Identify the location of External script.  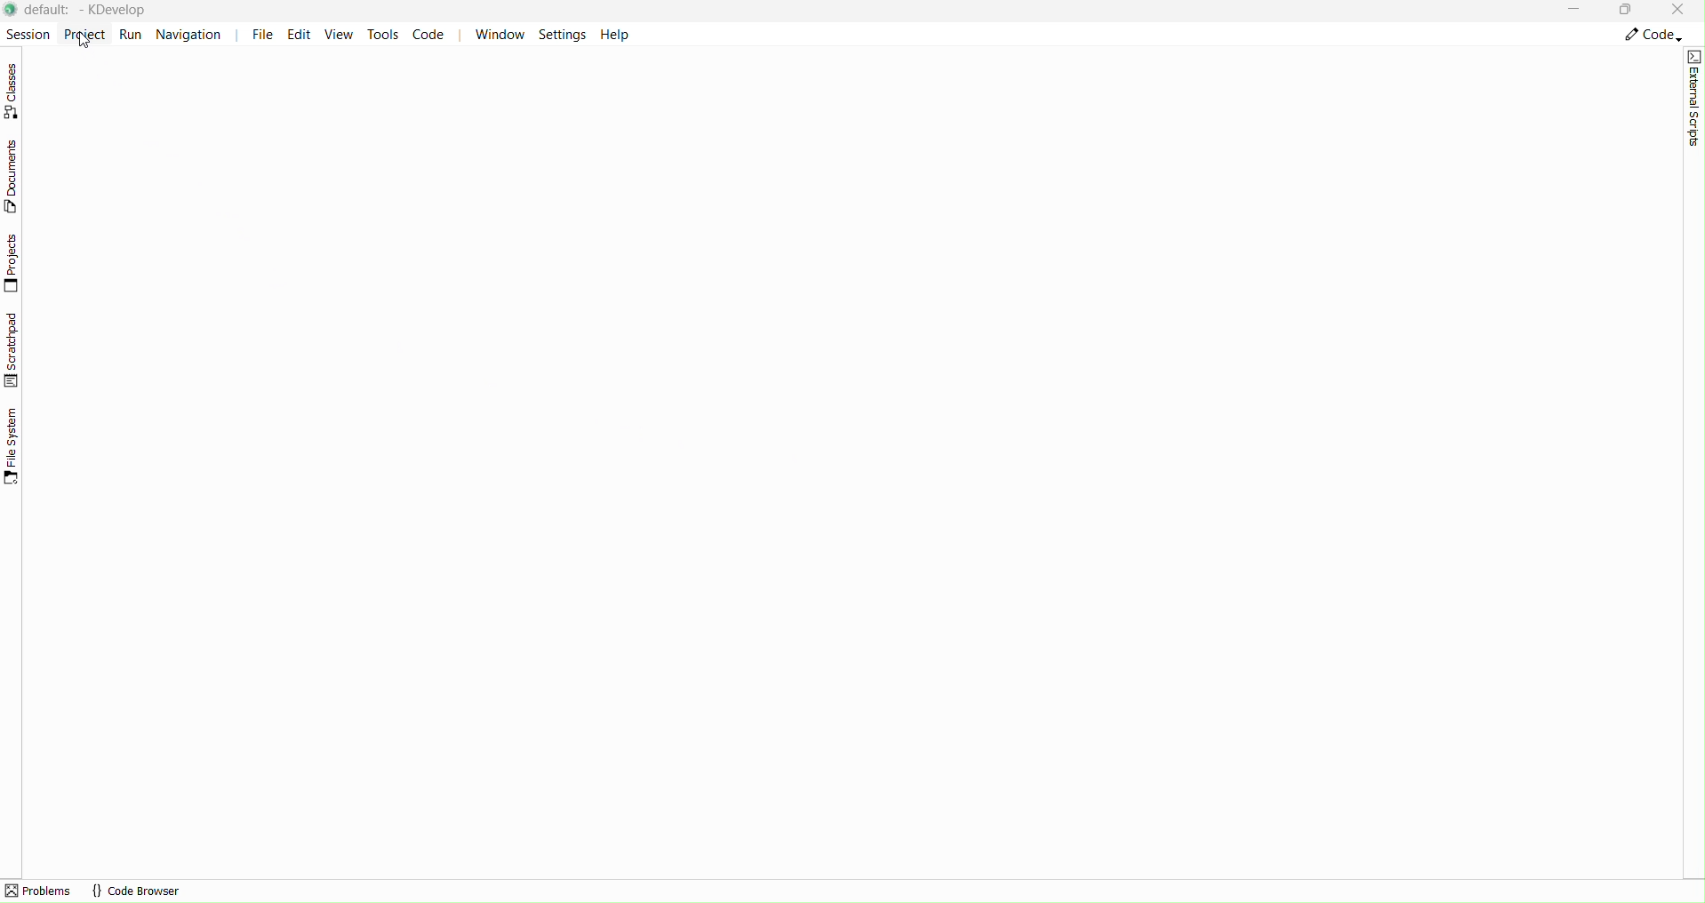
(1694, 98).